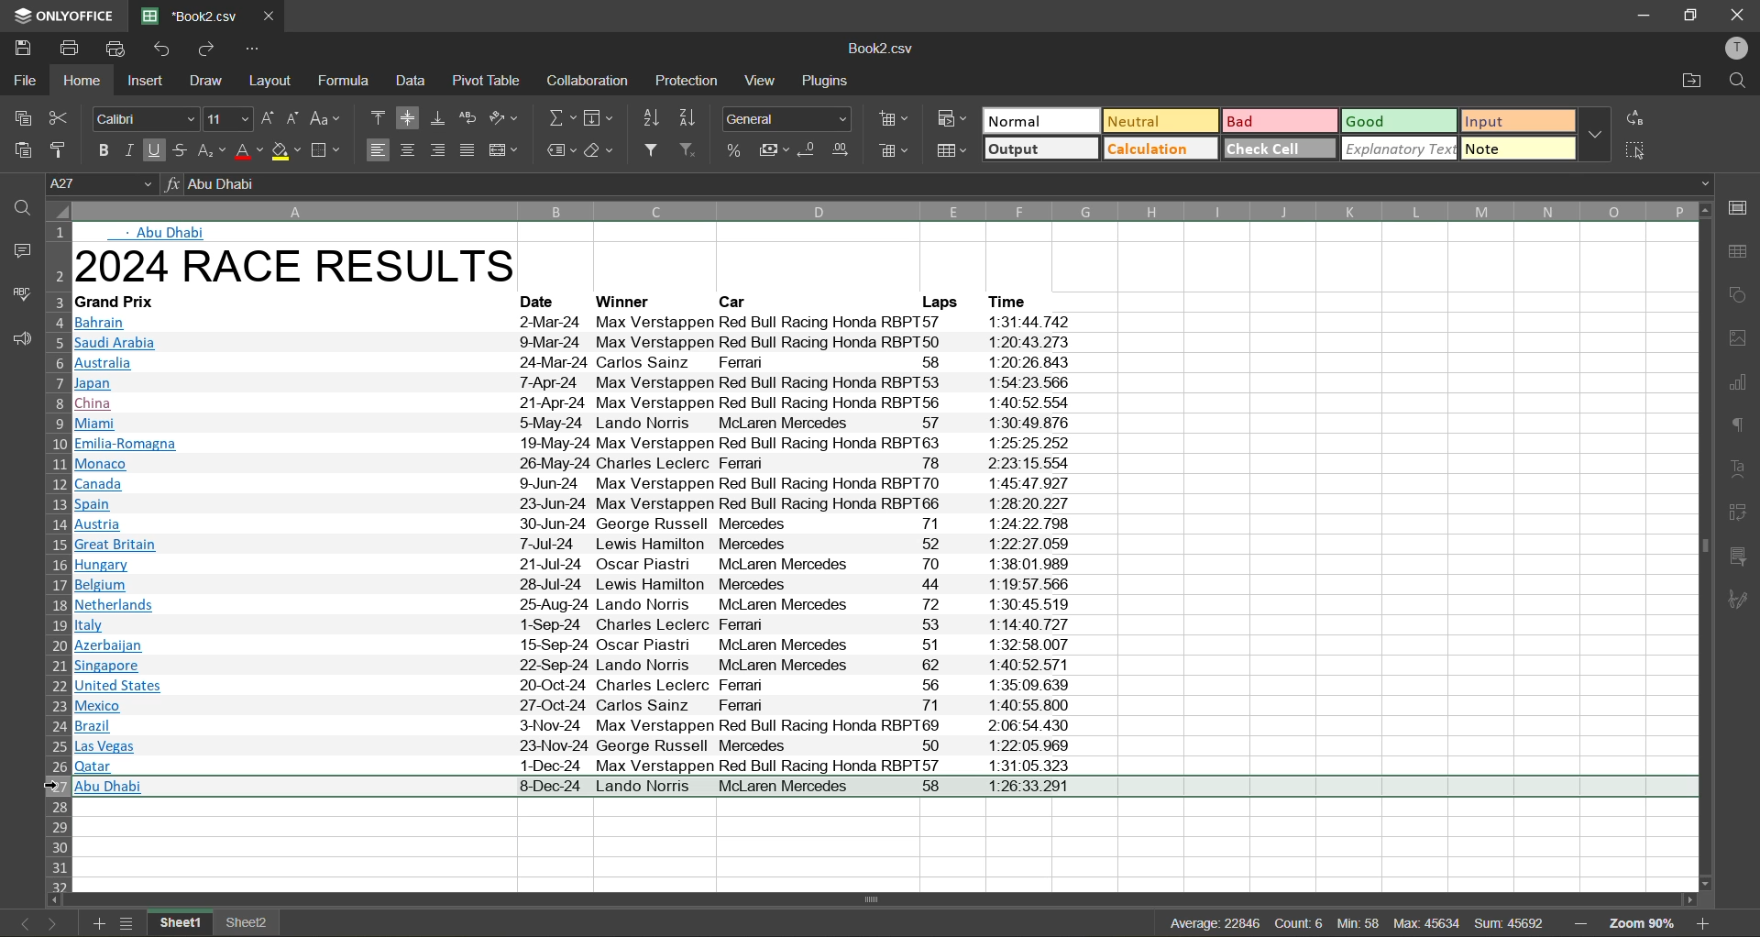 This screenshot has width=1760, height=937. Describe the element at coordinates (739, 302) in the screenshot. I see `text info` at that location.